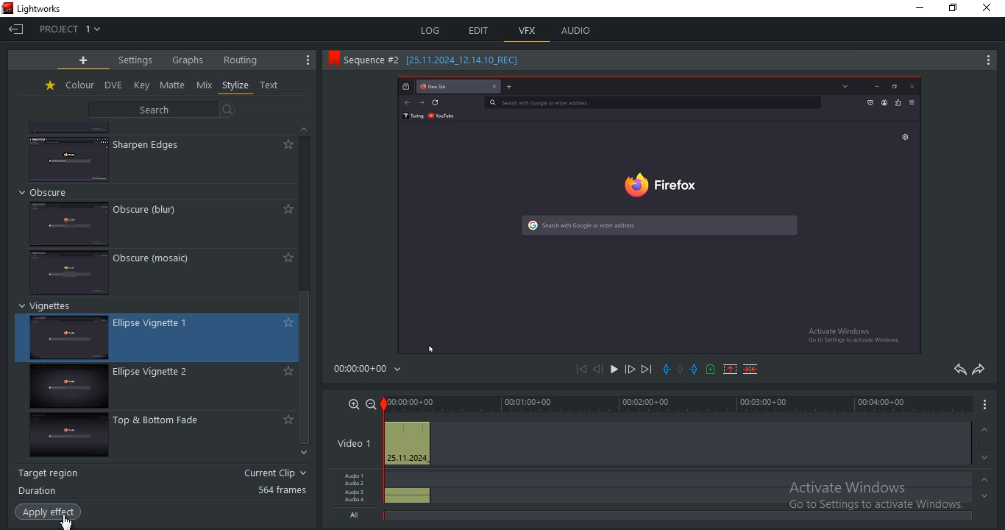  I want to click on stylize, so click(235, 85).